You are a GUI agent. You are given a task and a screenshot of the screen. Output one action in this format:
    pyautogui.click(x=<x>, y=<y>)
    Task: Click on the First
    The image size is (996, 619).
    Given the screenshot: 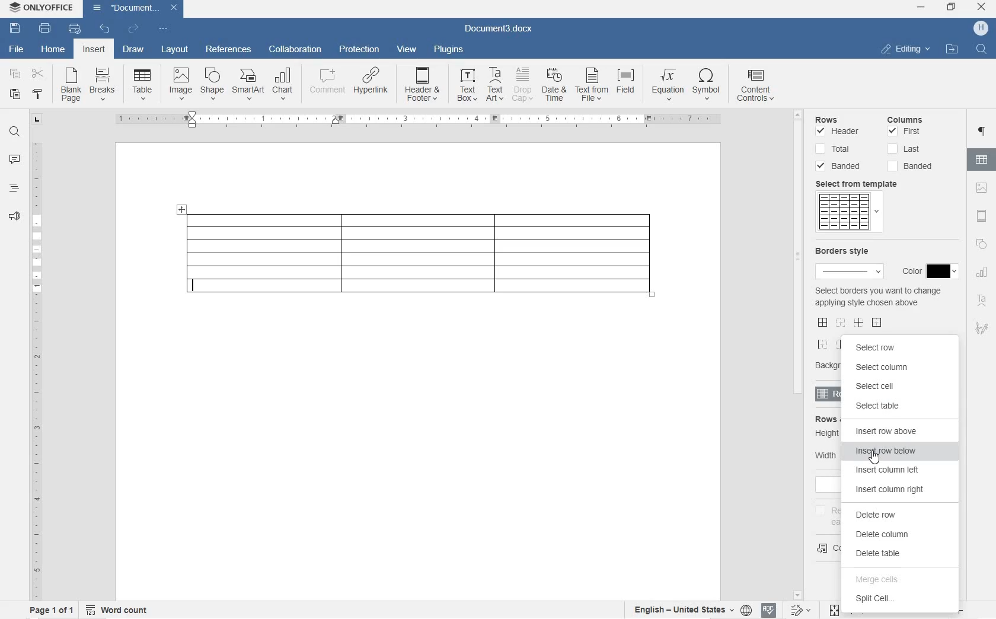 What is the action you would take?
    pyautogui.click(x=904, y=132)
    